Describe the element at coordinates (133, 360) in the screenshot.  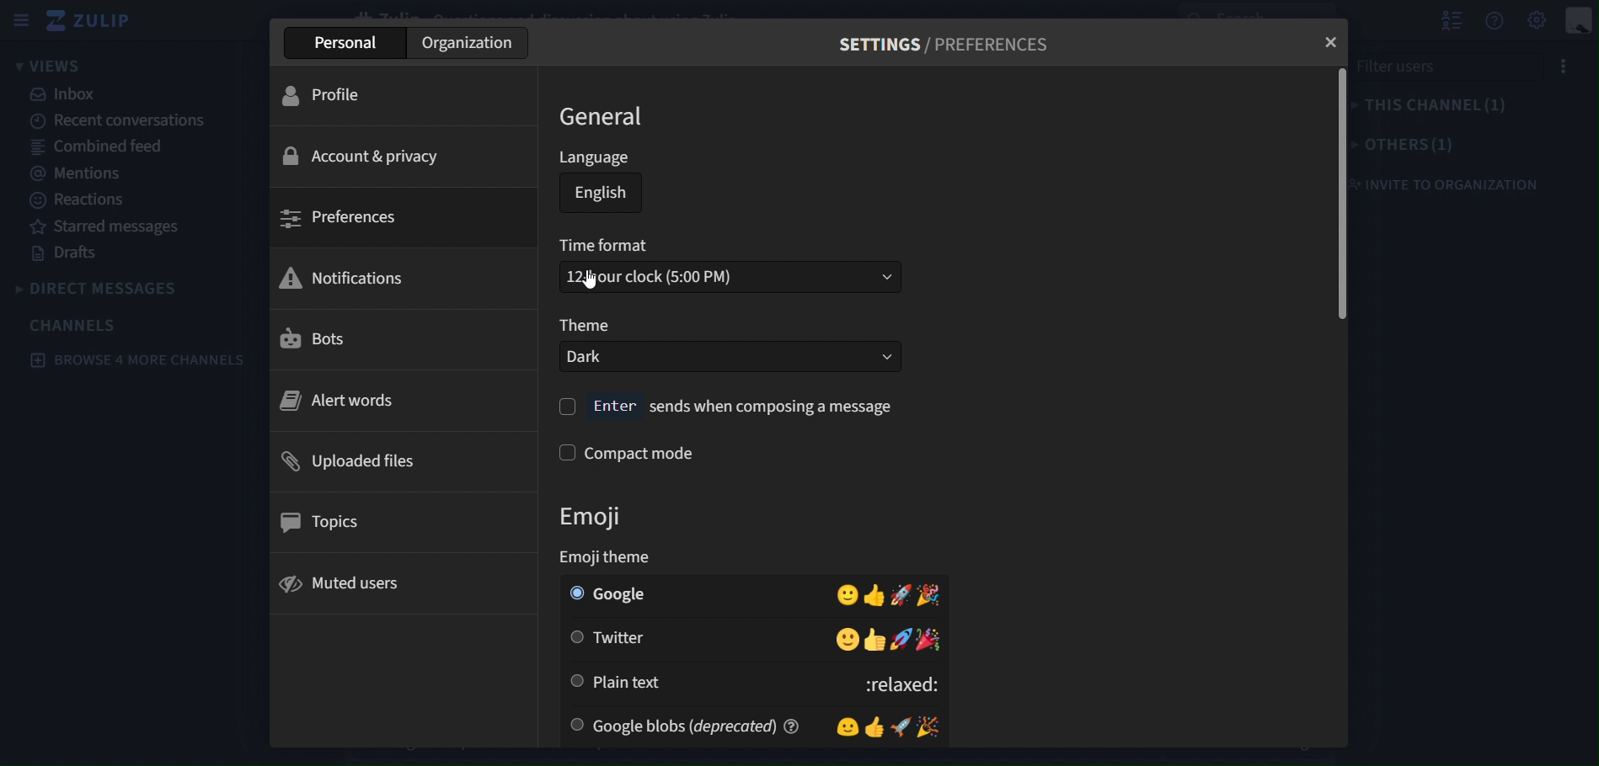
I see `browse 4 more channels` at that location.